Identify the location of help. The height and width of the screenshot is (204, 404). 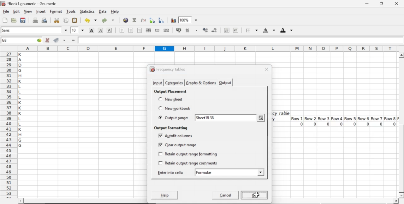
(116, 12).